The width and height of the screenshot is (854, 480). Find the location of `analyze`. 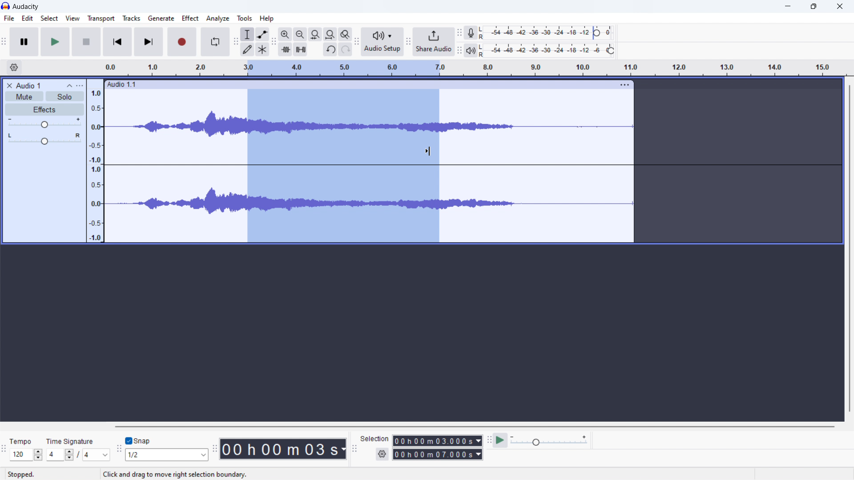

analyze is located at coordinates (218, 18).